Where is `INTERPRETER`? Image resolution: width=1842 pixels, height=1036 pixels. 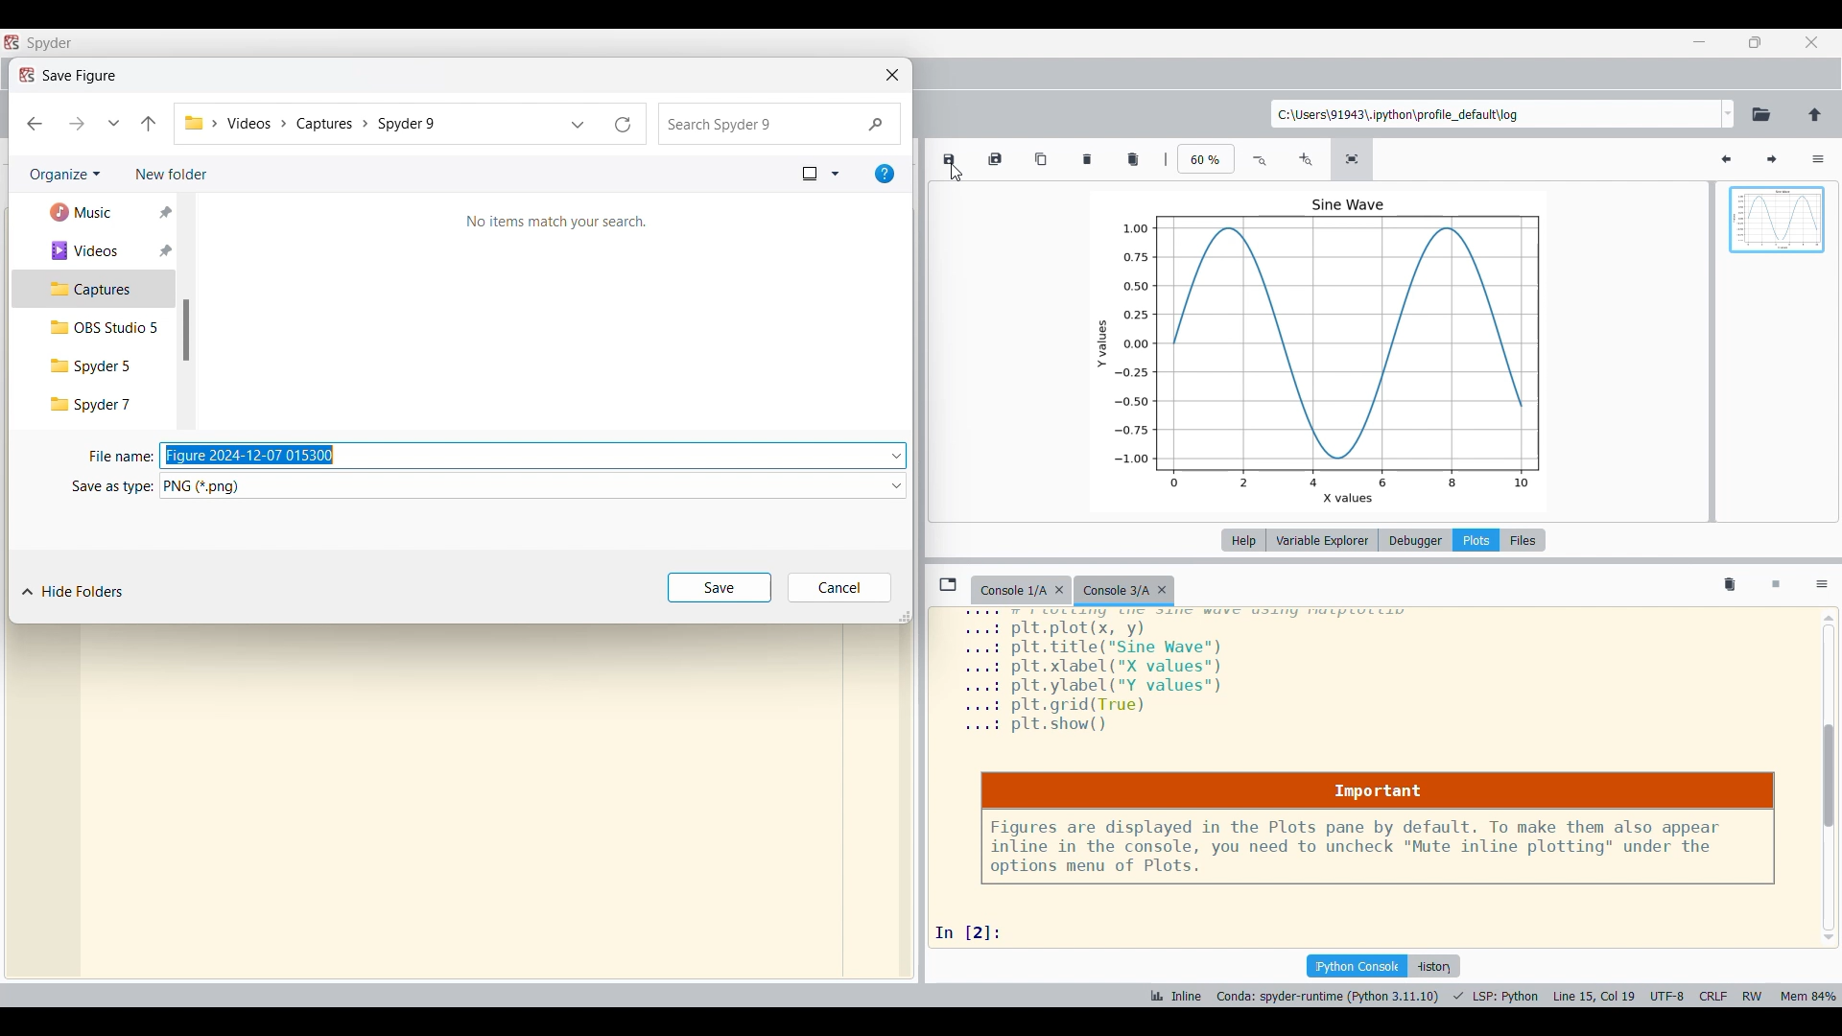 INTERPRETER is located at coordinates (1328, 996).